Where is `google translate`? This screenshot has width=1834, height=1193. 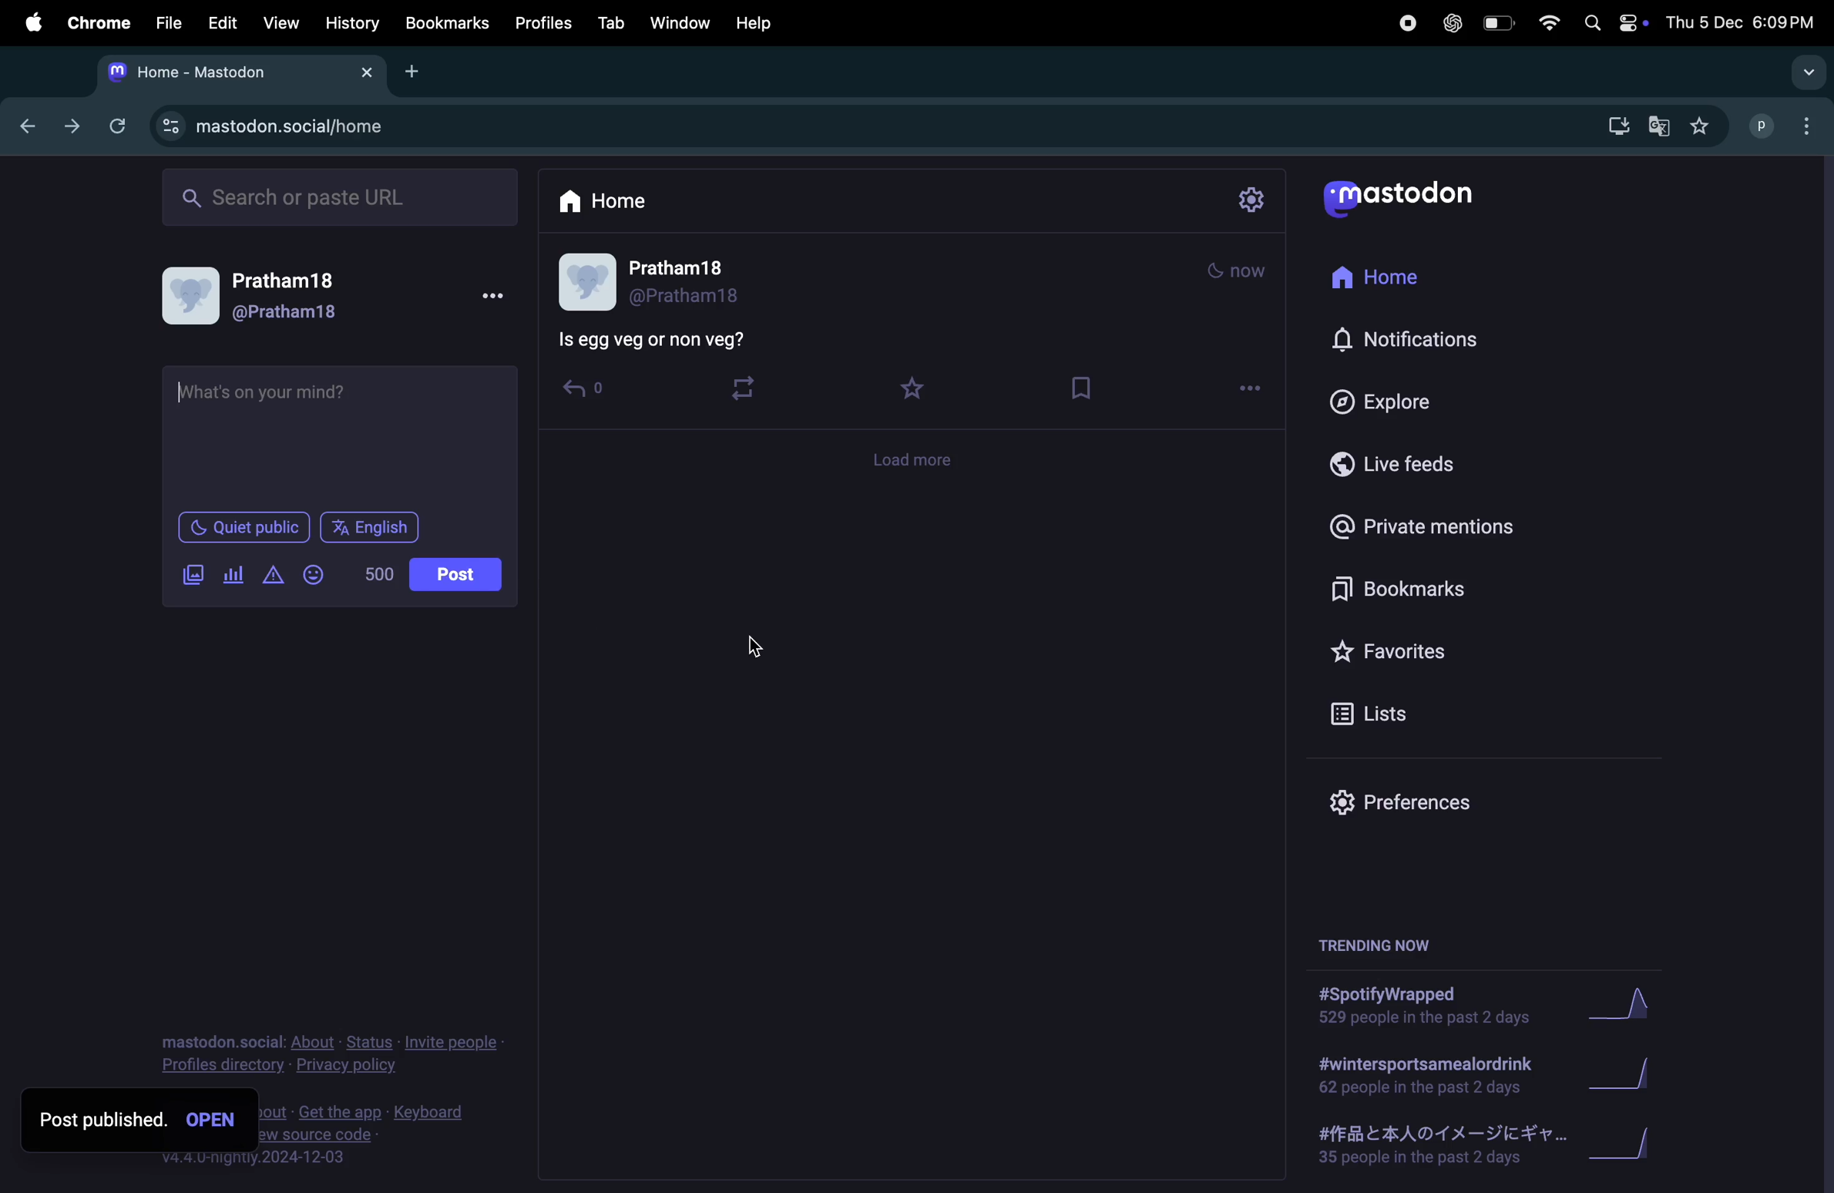
google translate is located at coordinates (1664, 129).